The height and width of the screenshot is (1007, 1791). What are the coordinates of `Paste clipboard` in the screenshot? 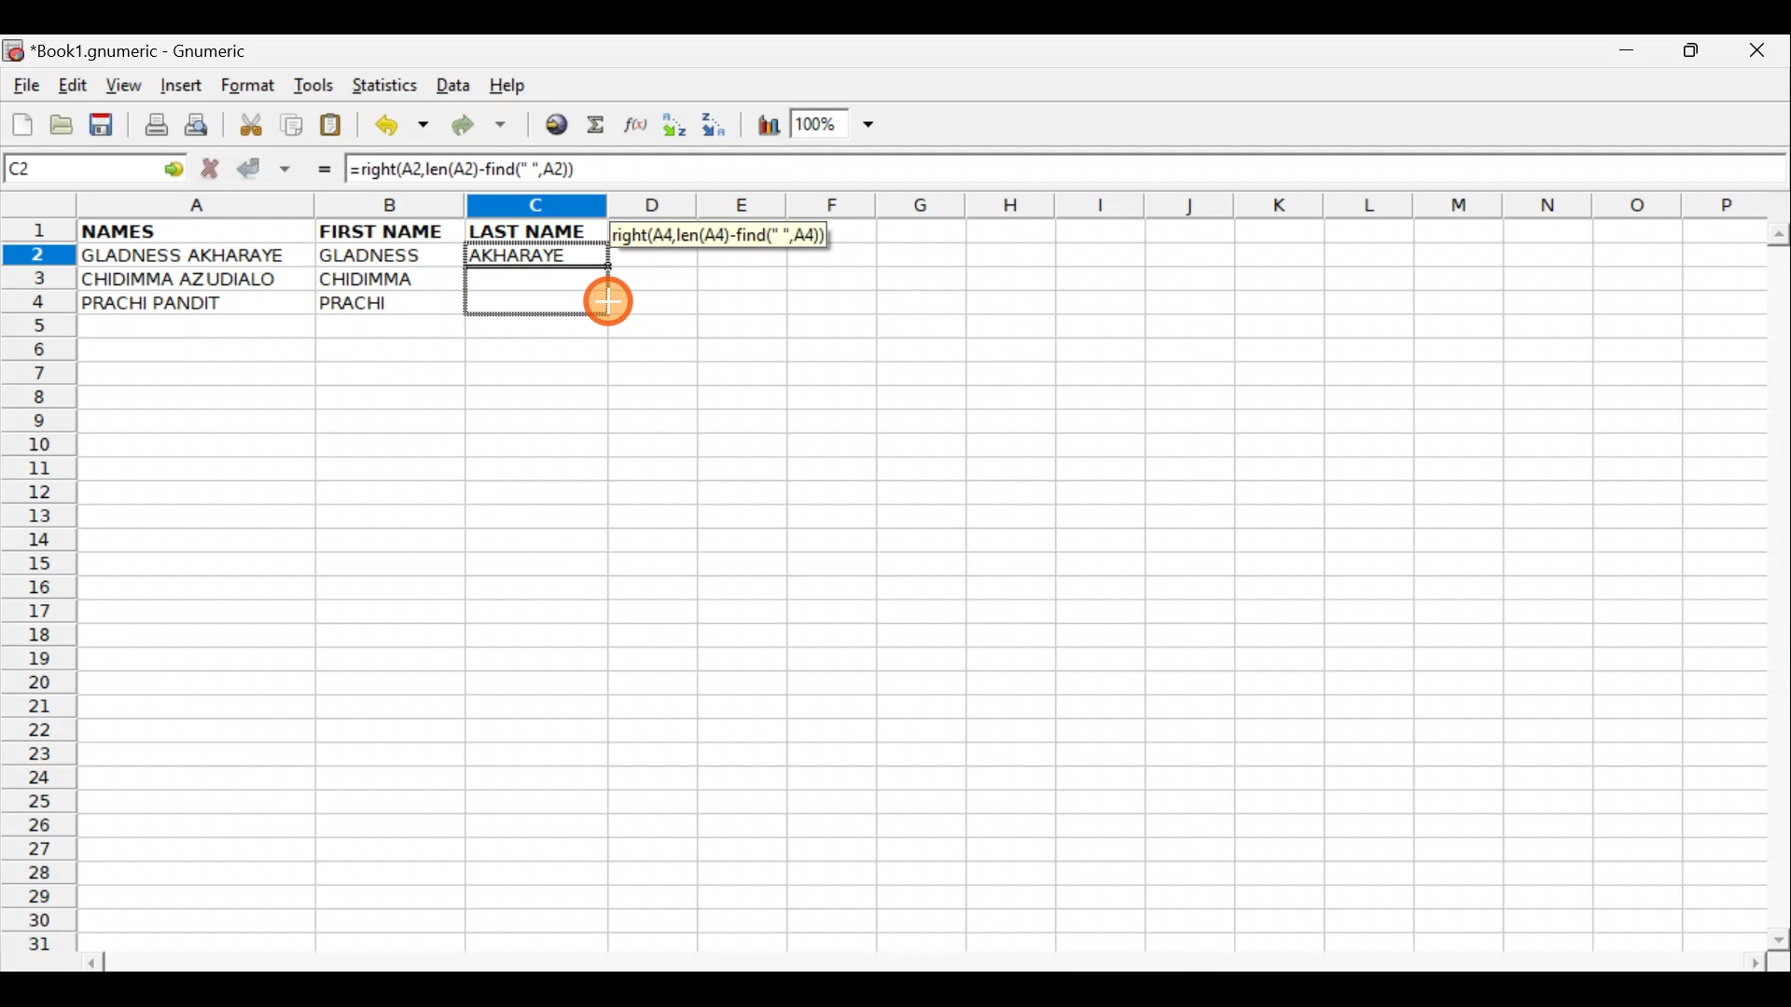 It's located at (337, 128).